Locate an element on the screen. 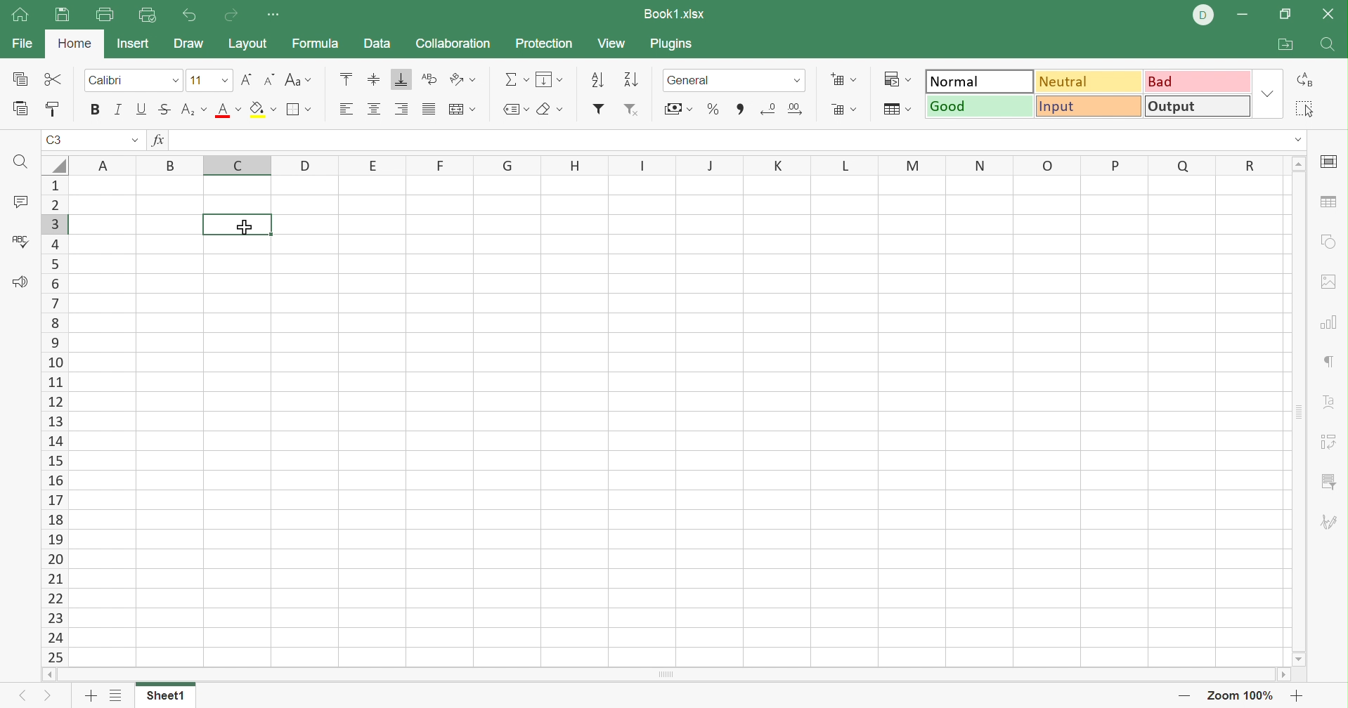 The image size is (1348, 708). Find is located at coordinates (1326, 44).